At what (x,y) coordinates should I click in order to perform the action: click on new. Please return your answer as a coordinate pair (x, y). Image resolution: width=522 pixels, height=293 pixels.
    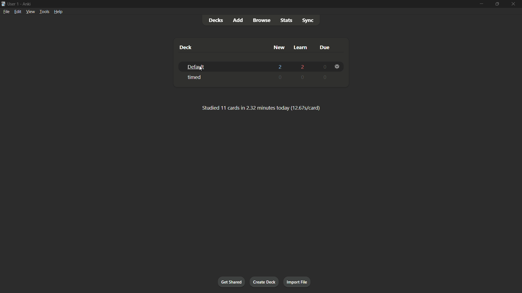
    Looking at the image, I should click on (279, 48).